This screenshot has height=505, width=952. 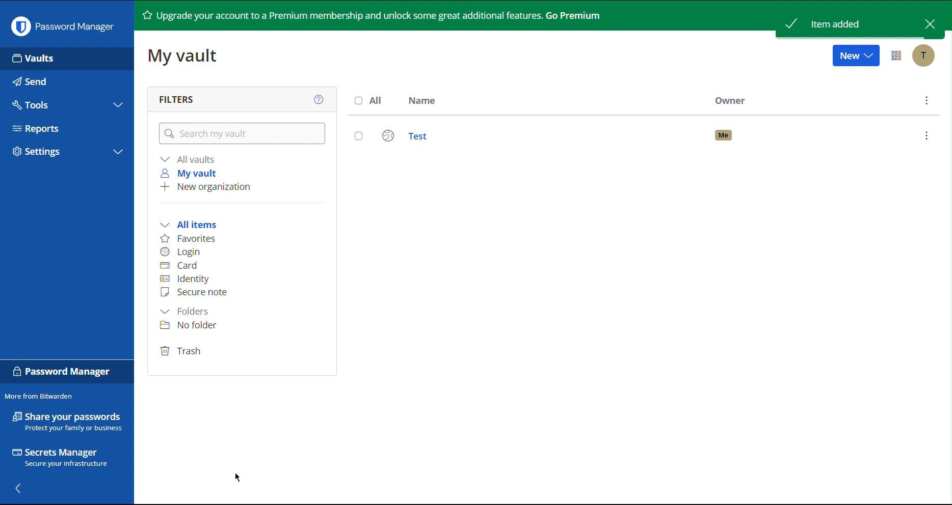 I want to click on Help, so click(x=318, y=97).